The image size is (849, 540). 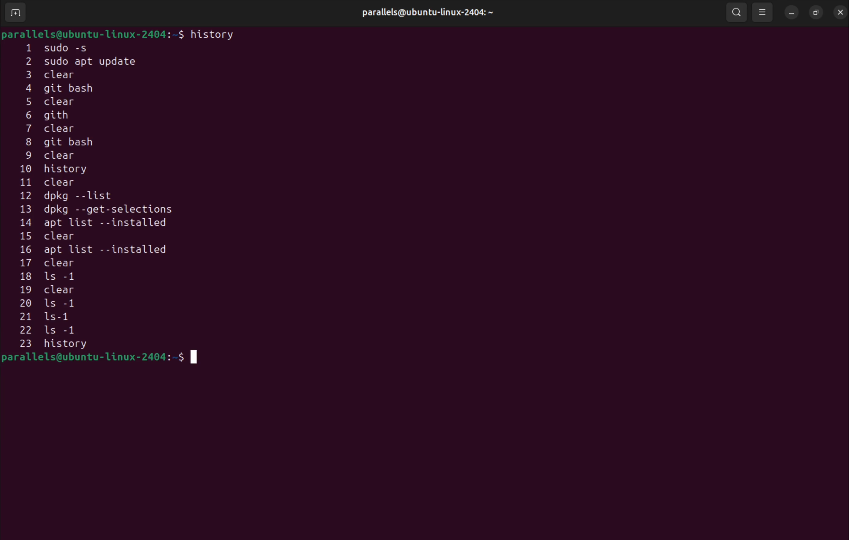 What do you see at coordinates (839, 11) in the screenshot?
I see `close` at bounding box center [839, 11].